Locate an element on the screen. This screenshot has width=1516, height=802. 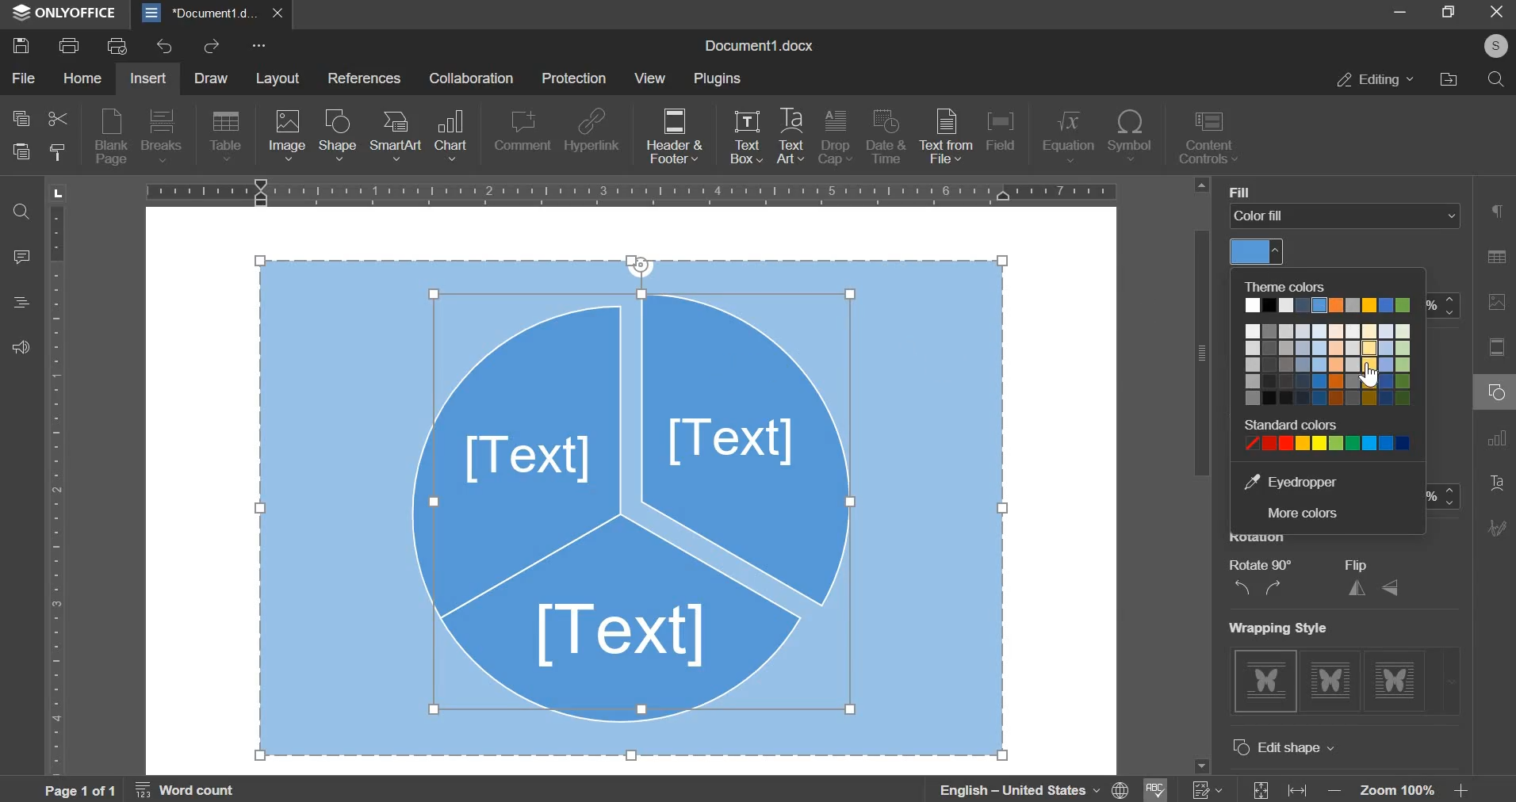
home is located at coordinates (82, 80).